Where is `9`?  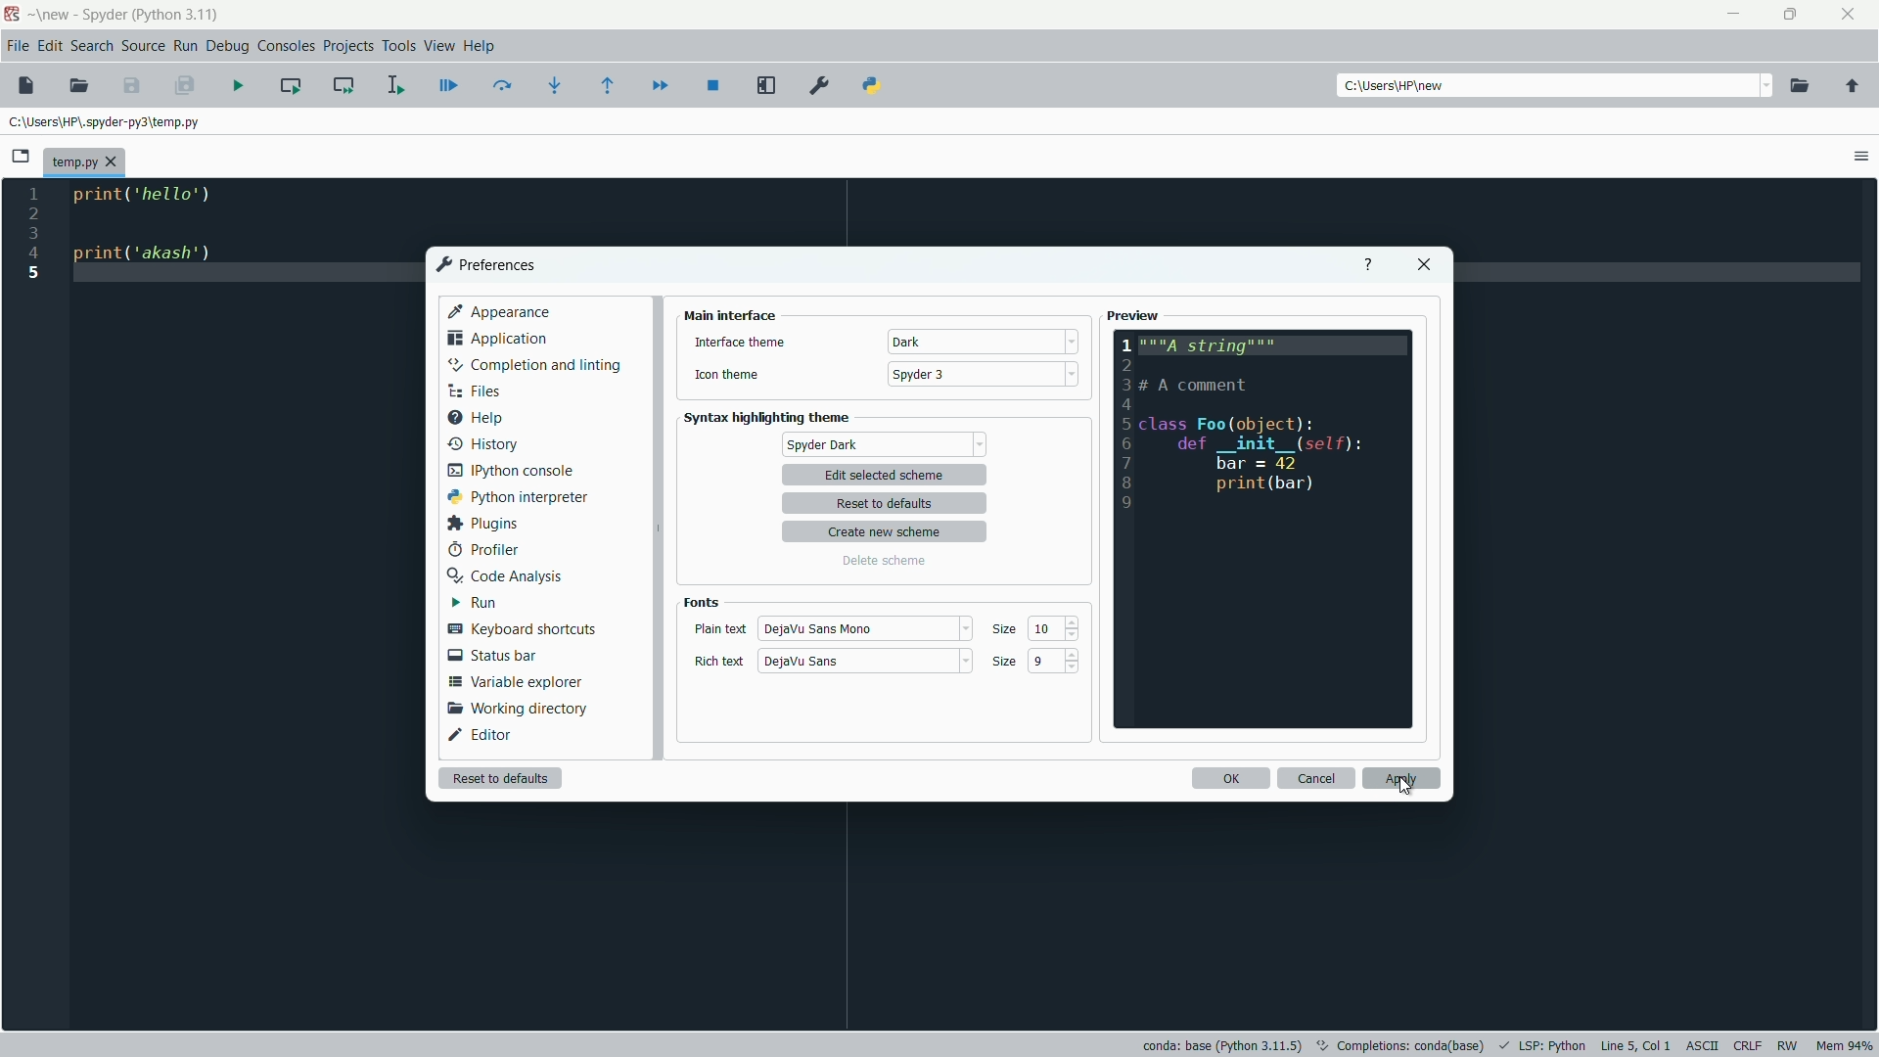
9 is located at coordinates (1044, 663).